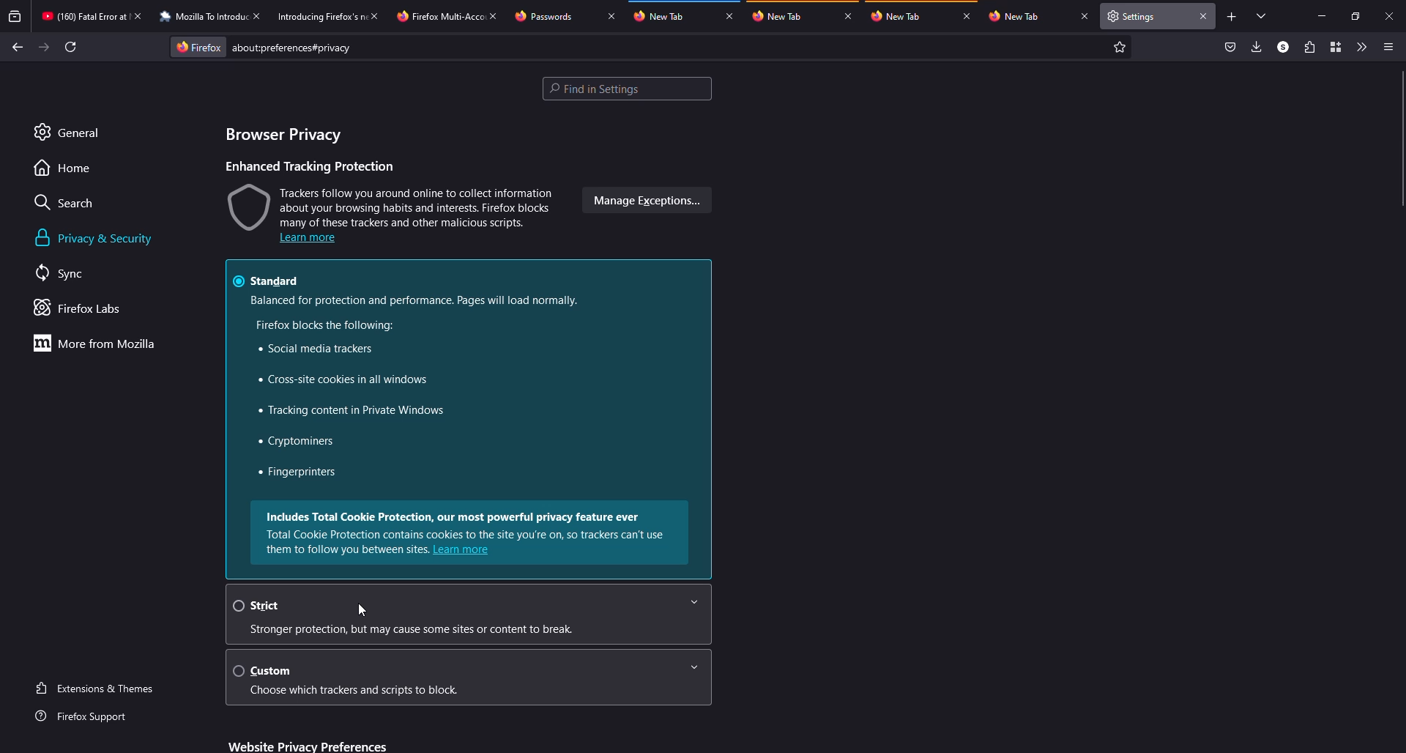 The width and height of the screenshot is (1406, 753). I want to click on standard selected, so click(269, 280).